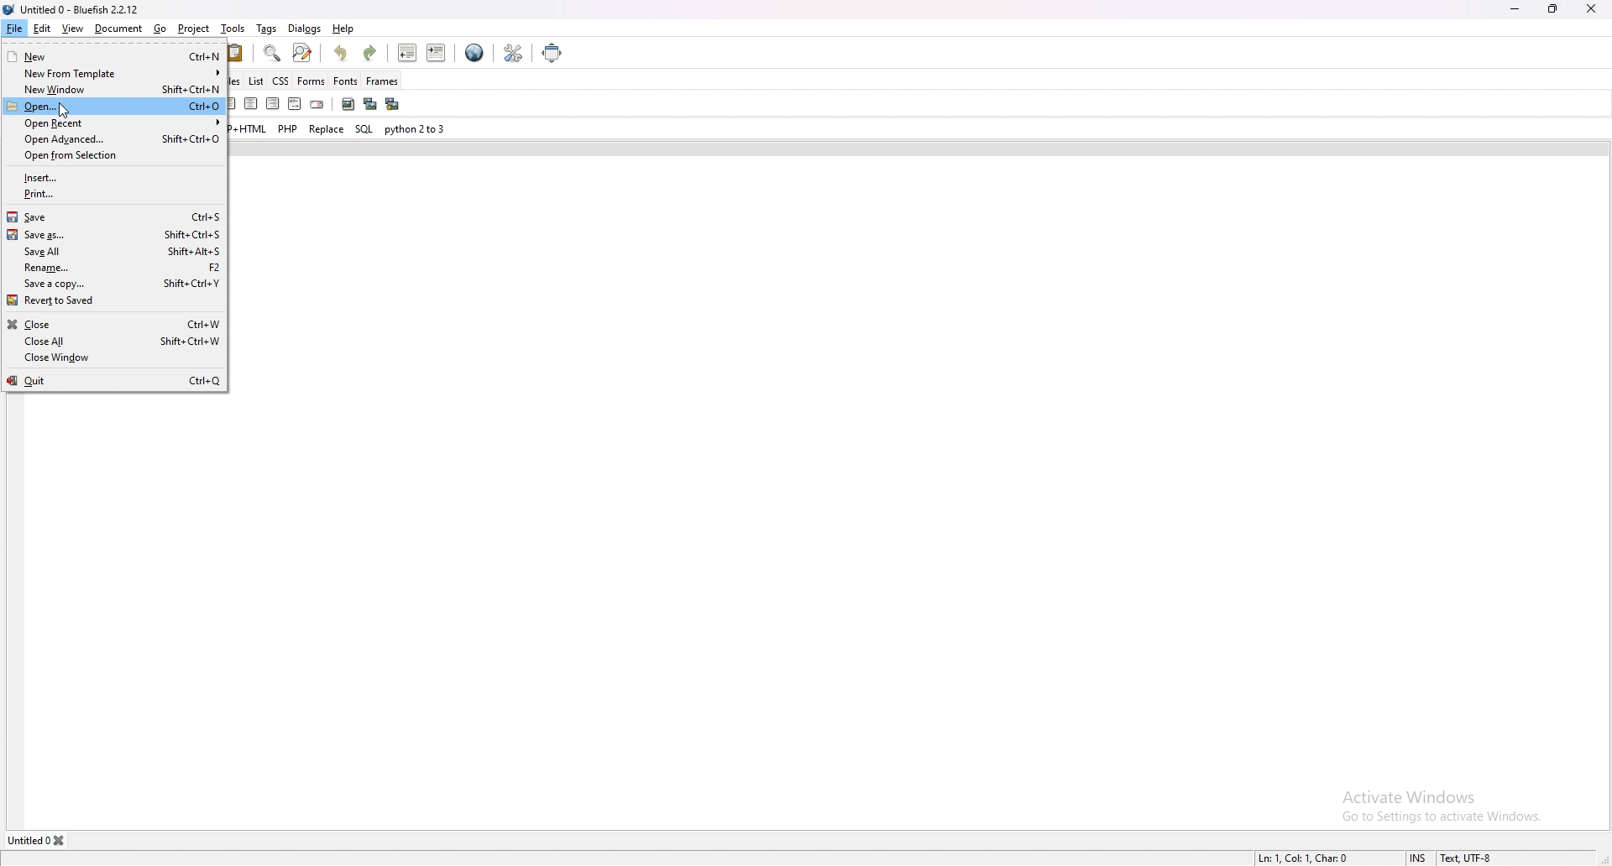  I want to click on 12], so click(215, 267).